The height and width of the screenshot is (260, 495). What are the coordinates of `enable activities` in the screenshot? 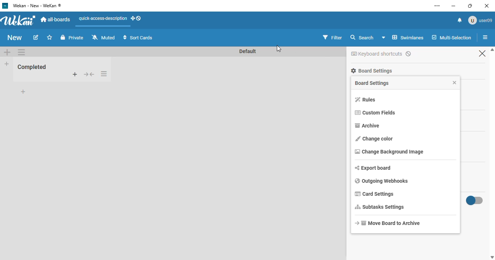 It's located at (475, 200).